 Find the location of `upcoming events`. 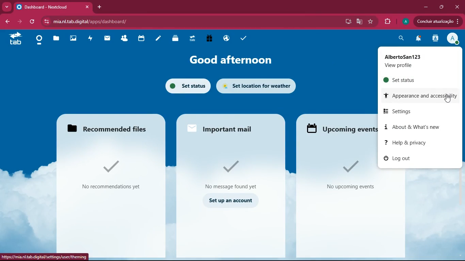

upcoming events is located at coordinates (339, 128).